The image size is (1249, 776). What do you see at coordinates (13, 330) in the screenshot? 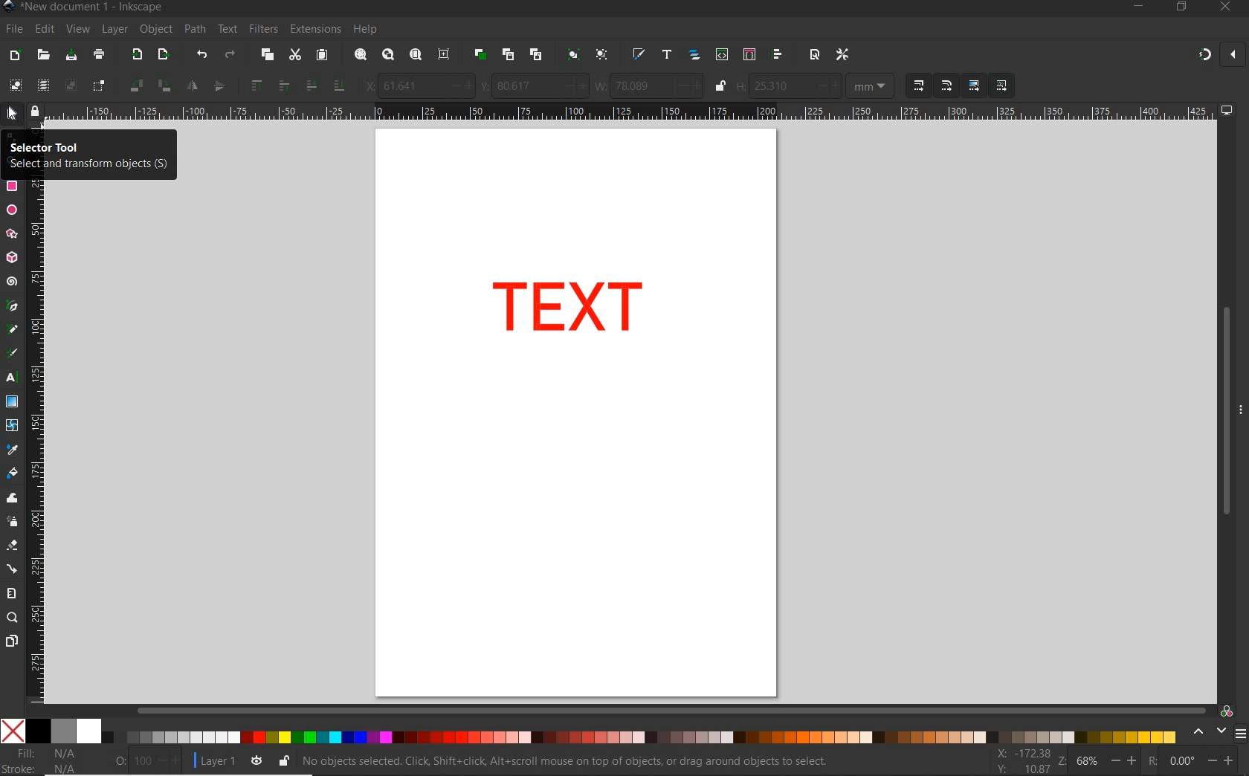
I see `pencil tool` at bounding box center [13, 330].